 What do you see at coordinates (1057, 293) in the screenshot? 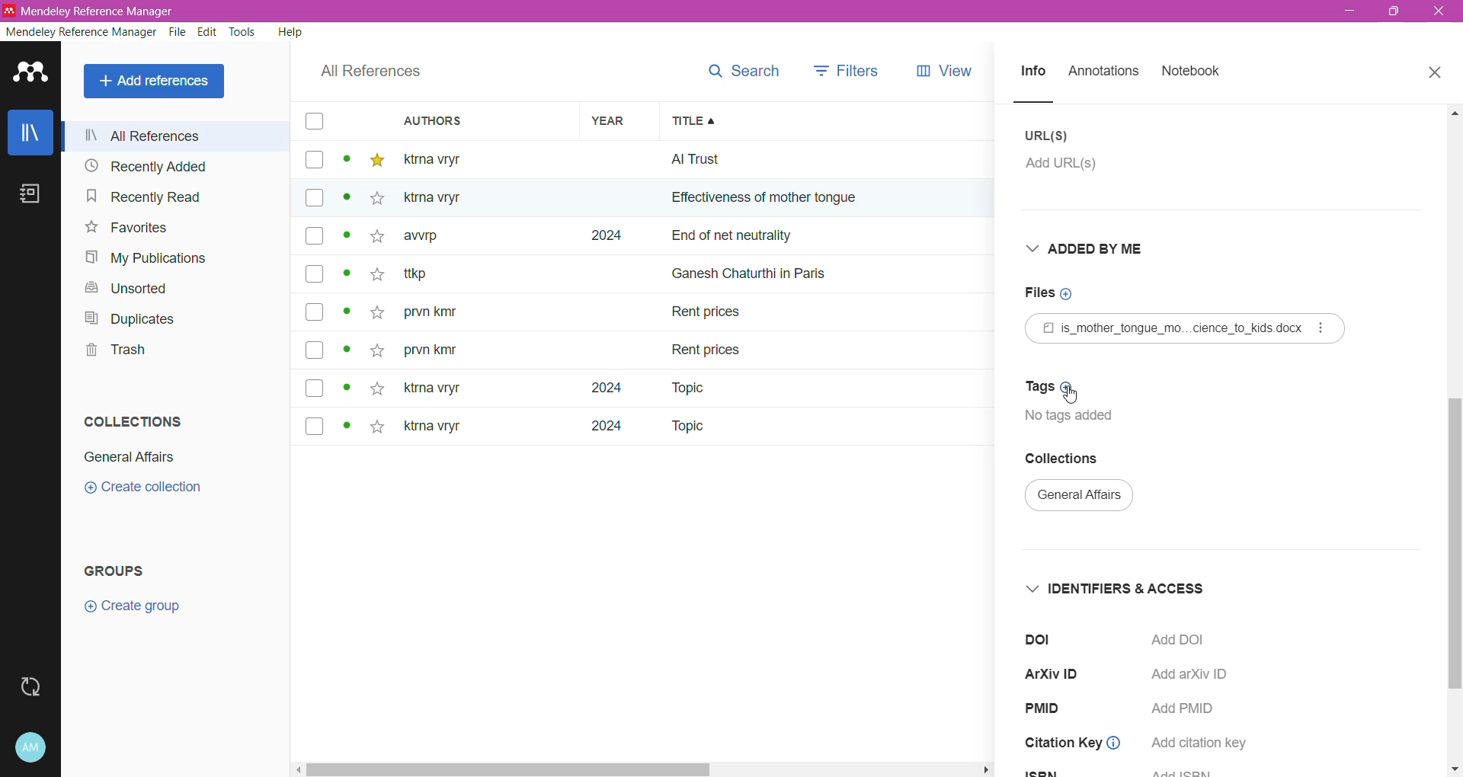
I see `Click to add Files` at bounding box center [1057, 293].